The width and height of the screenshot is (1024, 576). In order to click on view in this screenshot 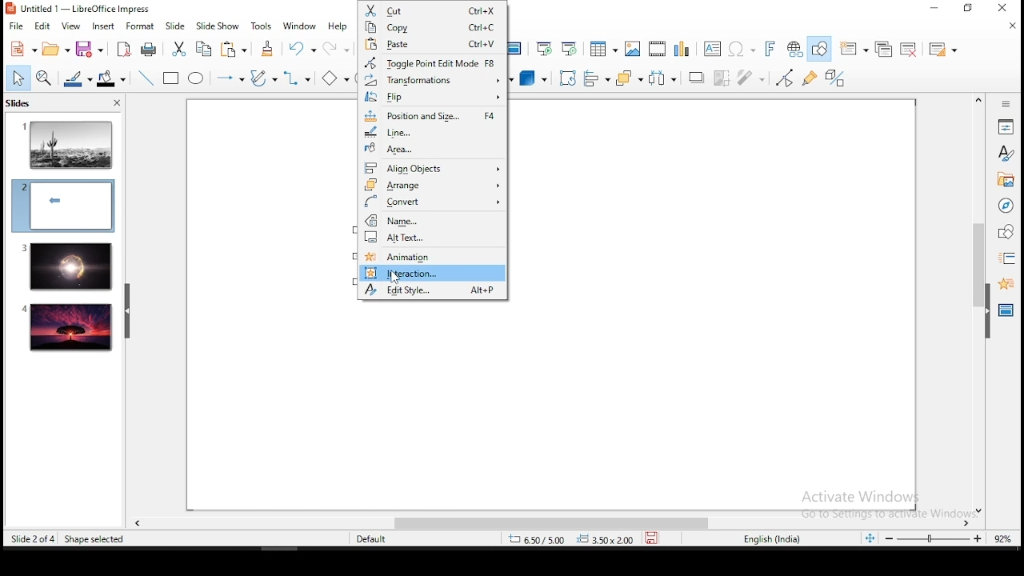, I will do `click(71, 26)`.